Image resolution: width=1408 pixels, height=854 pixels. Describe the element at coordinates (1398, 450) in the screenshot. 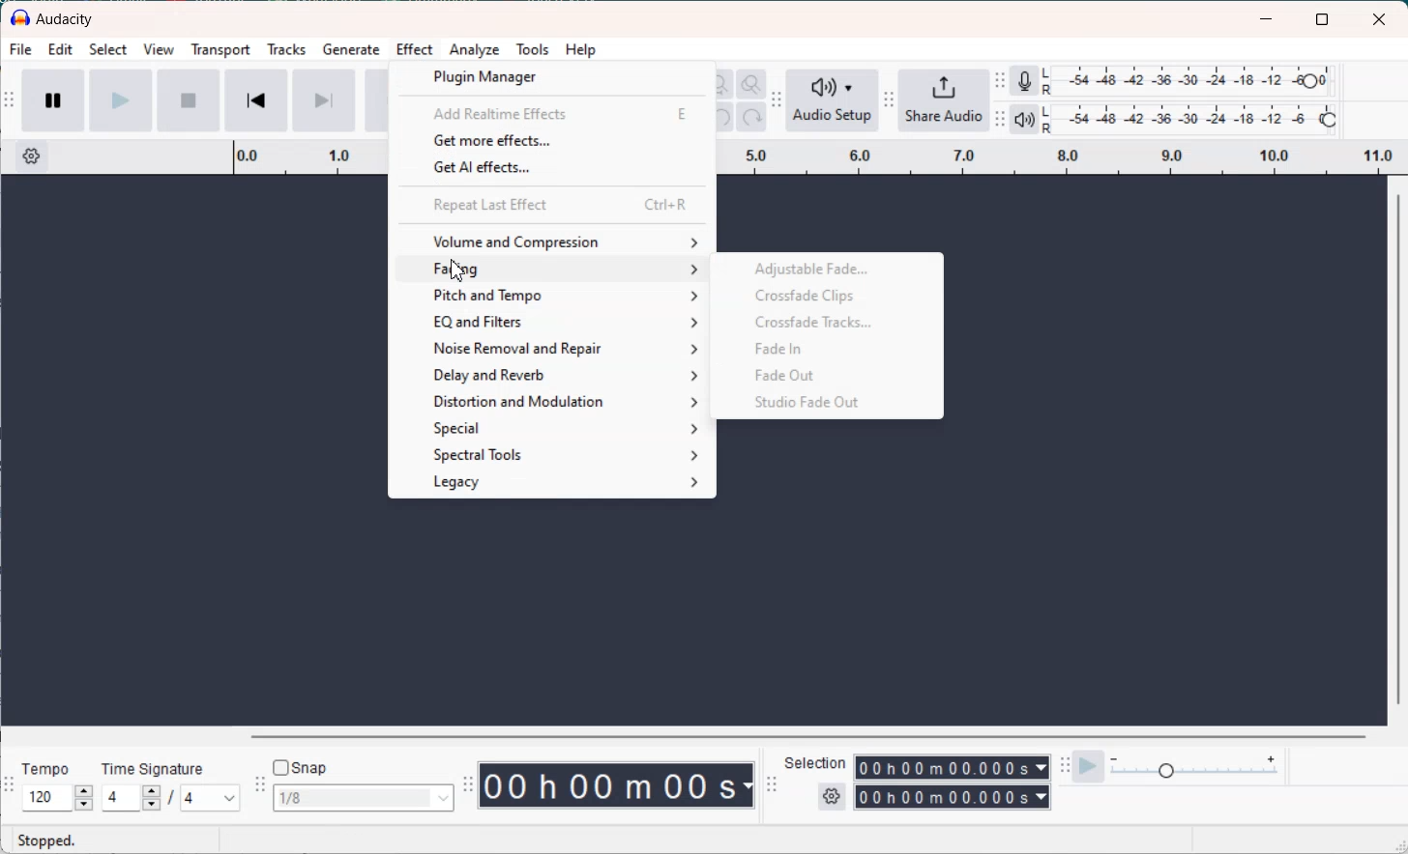

I see `Vertical scroll bar` at that location.